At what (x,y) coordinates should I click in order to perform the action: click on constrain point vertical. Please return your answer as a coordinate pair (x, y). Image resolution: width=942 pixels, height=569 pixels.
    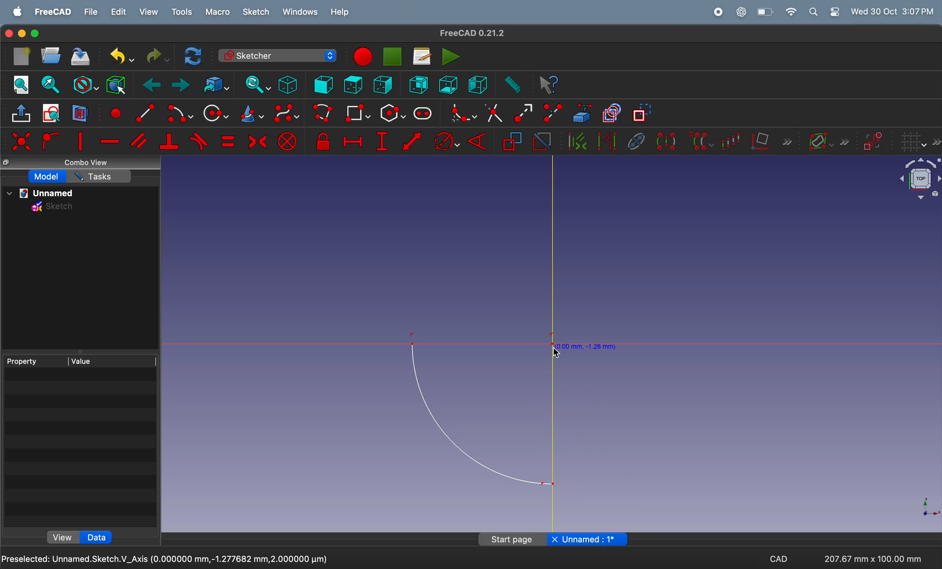
    Looking at the image, I should click on (80, 141).